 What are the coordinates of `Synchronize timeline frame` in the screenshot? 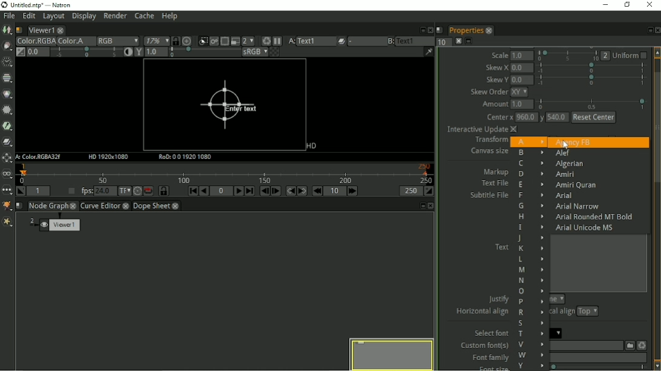 It's located at (164, 191).